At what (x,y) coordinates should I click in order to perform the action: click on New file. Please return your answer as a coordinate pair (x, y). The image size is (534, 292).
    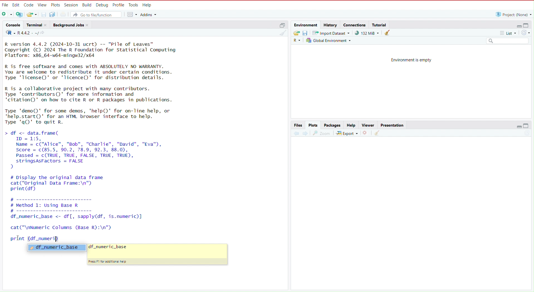
    Looking at the image, I should click on (7, 14).